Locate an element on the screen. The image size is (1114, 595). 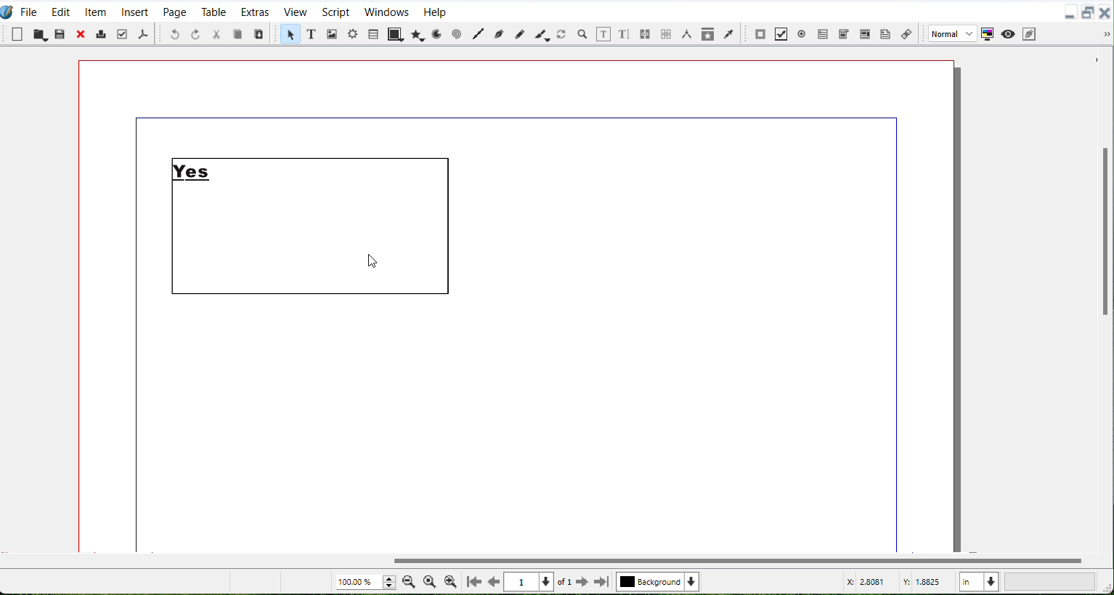
Open is located at coordinates (39, 34).